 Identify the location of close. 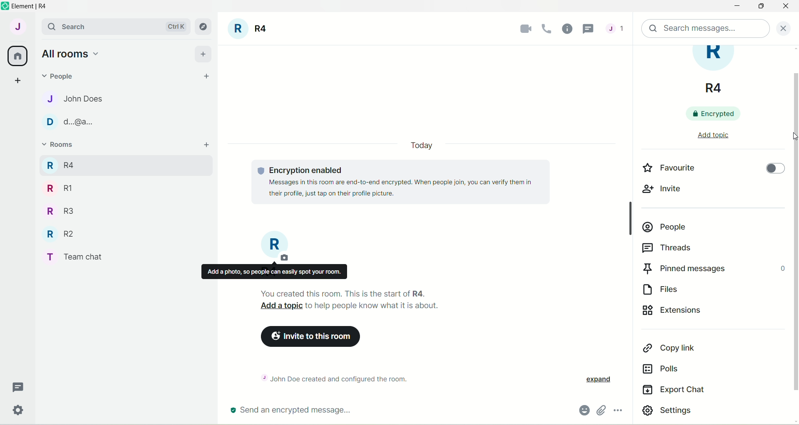
(786, 8).